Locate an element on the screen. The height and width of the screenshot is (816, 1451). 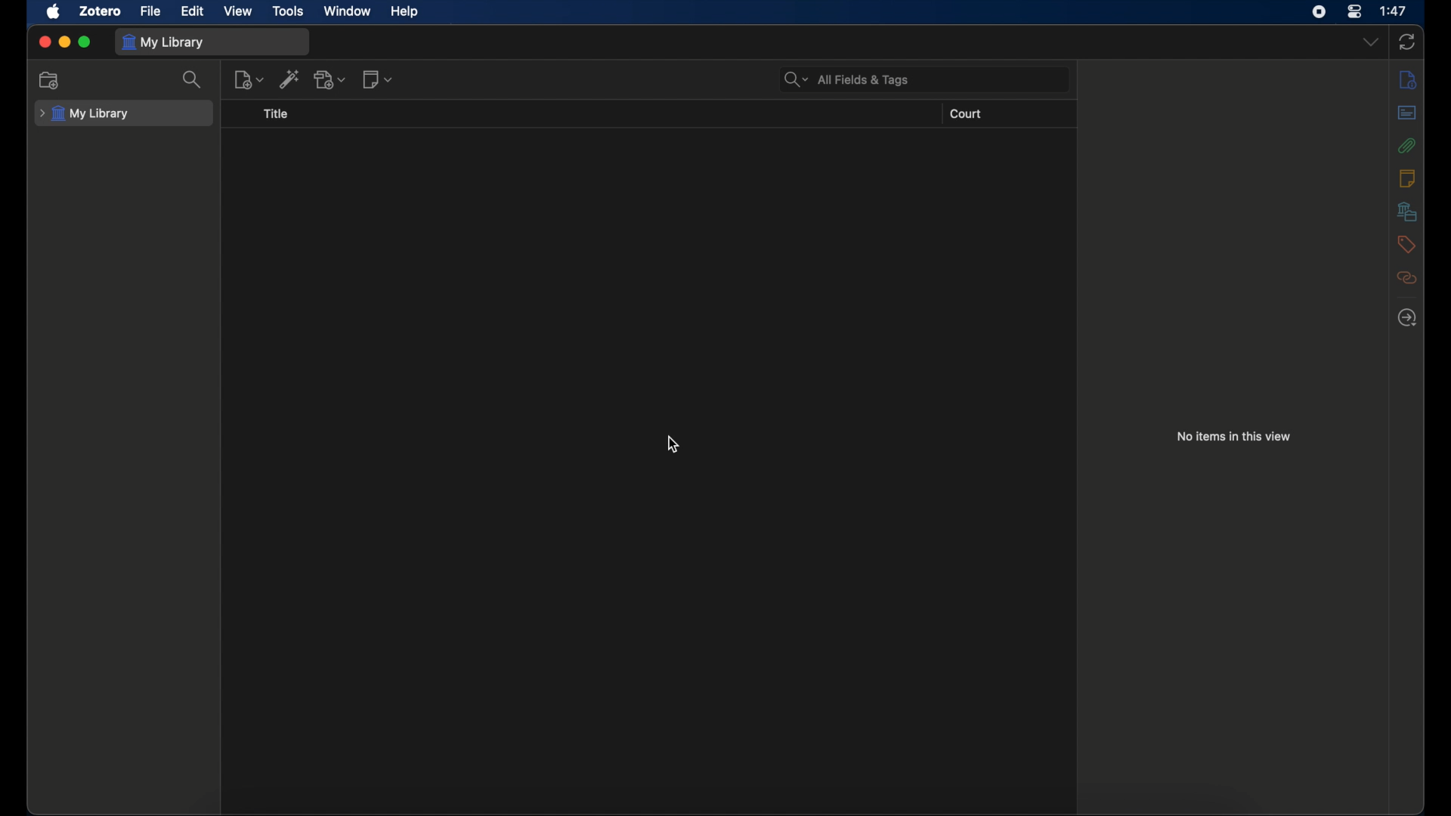
related is located at coordinates (1406, 277).